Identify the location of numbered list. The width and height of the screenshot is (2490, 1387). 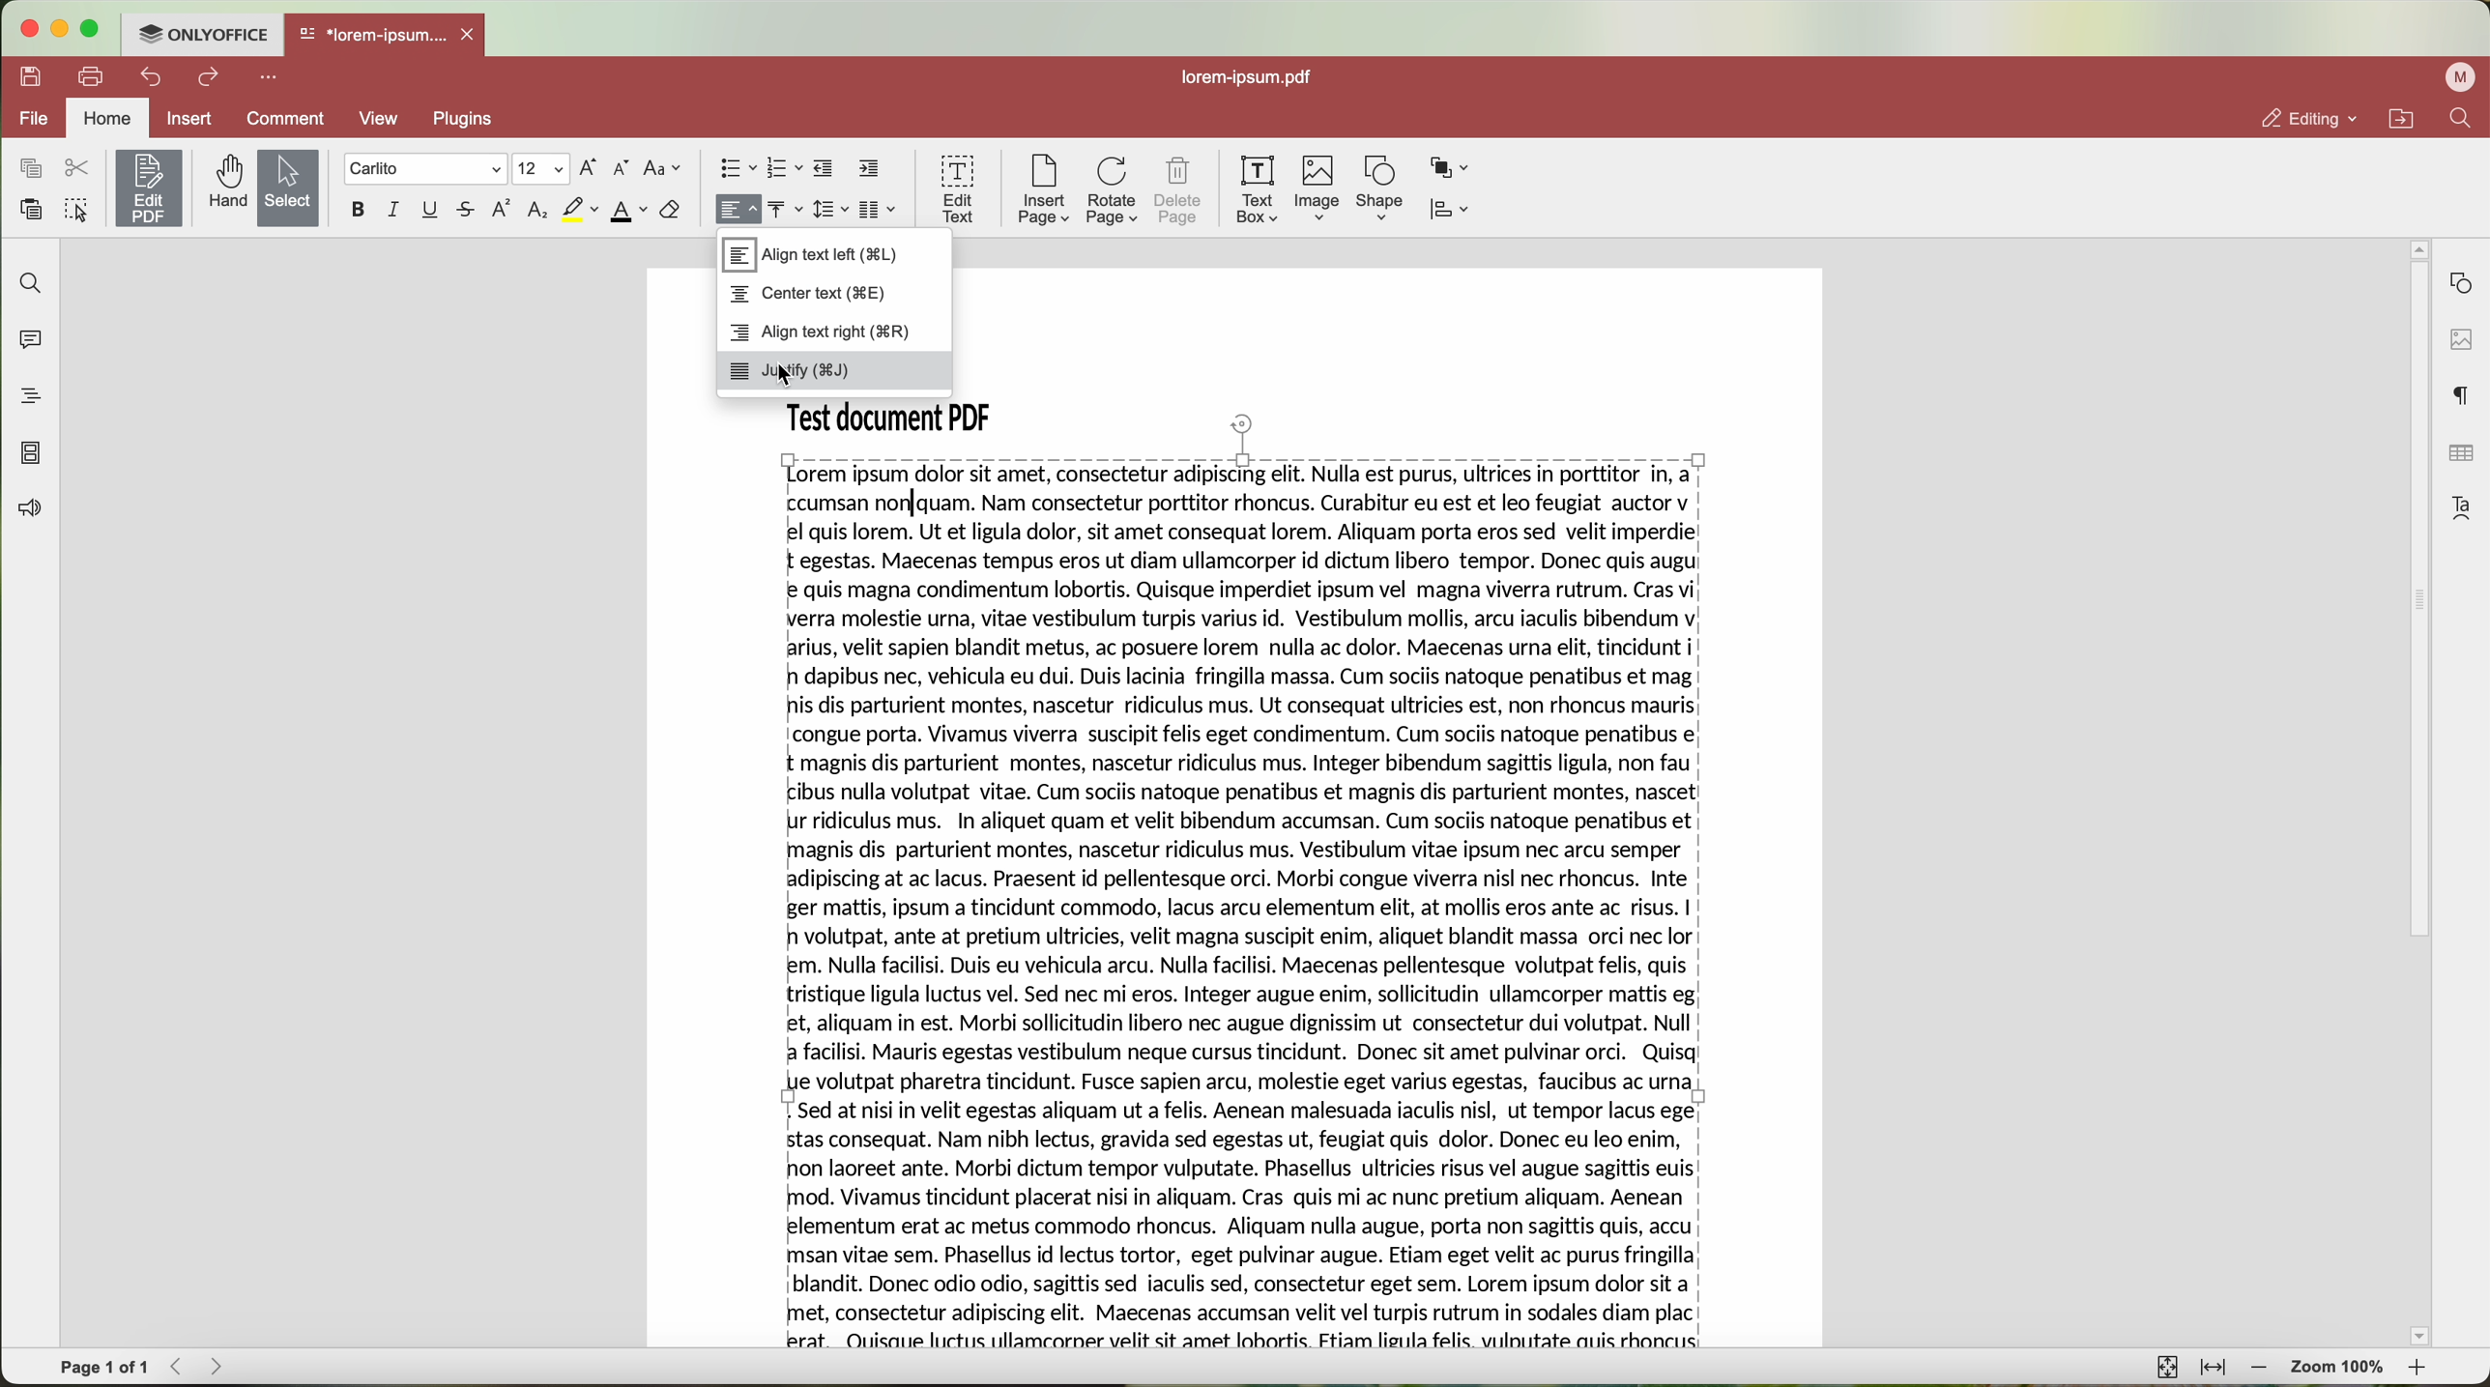
(783, 169).